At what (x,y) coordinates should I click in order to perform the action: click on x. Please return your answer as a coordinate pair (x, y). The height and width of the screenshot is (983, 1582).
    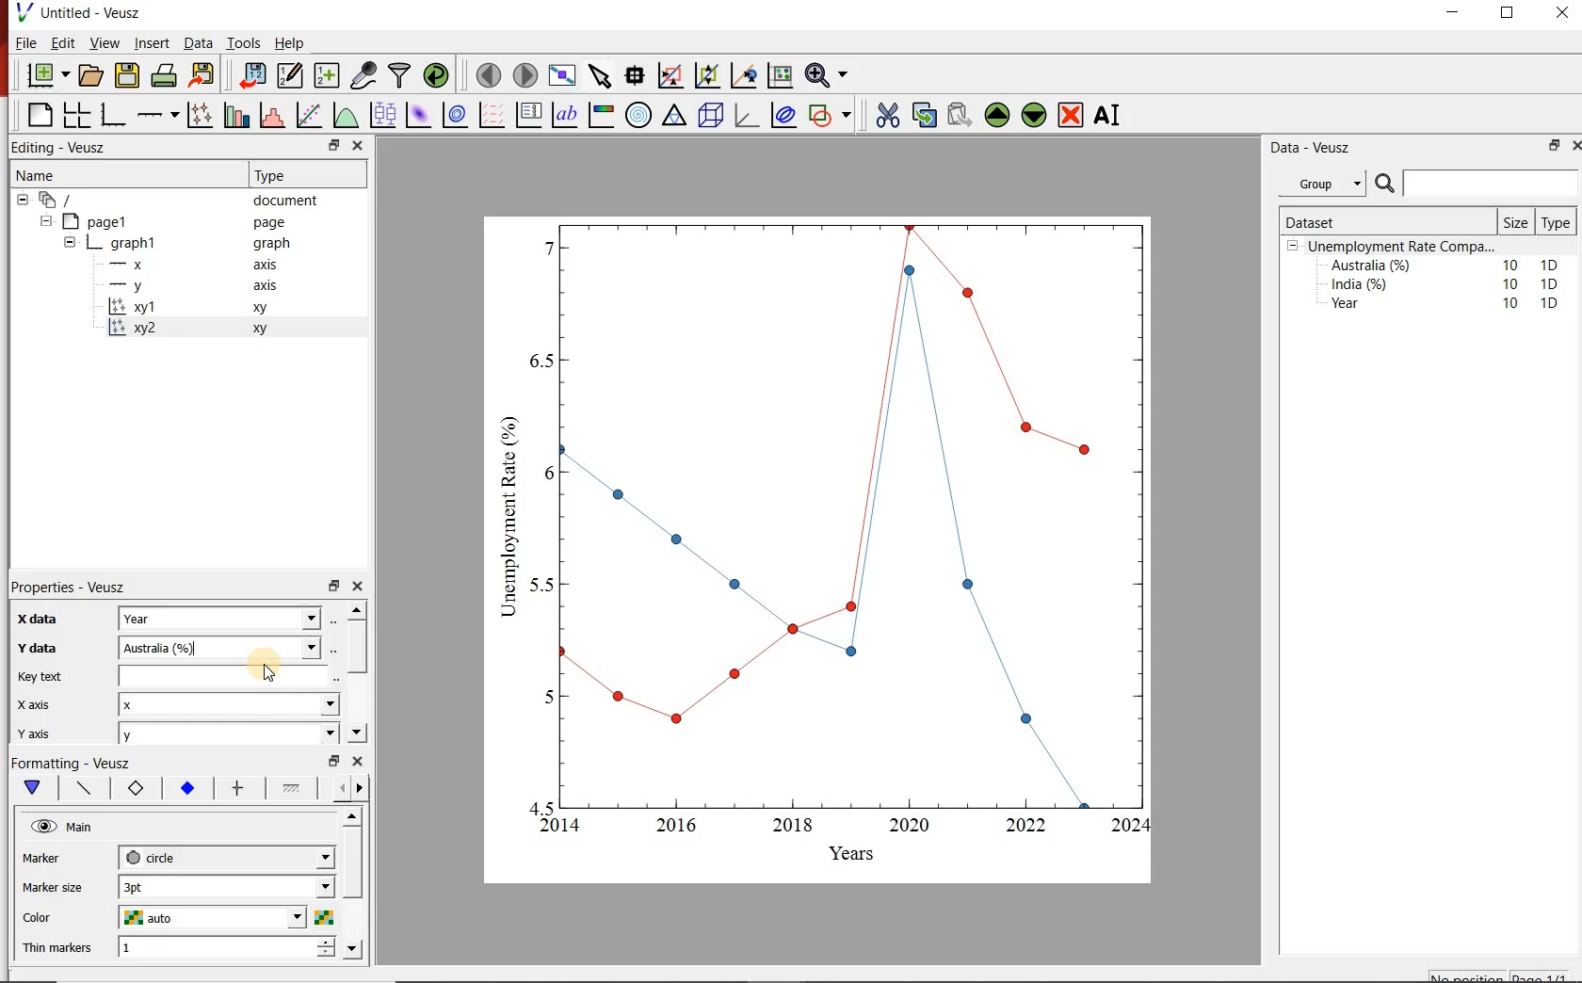
    Looking at the image, I should click on (227, 704).